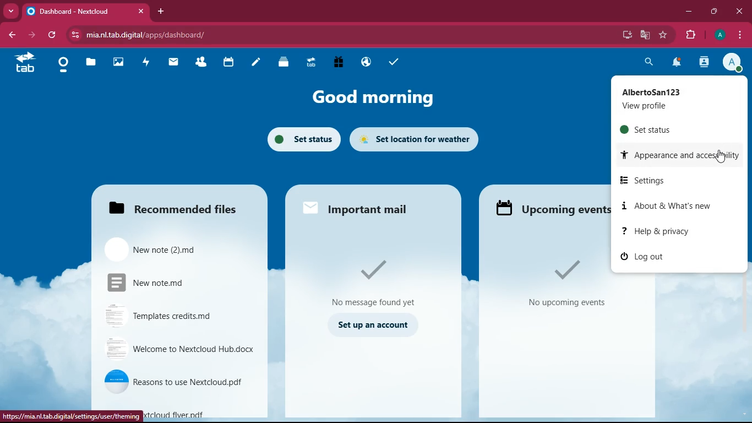 The image size is (752, 423). What do you see at coordinates (380, 97) in the screenshot?
I see `good morning` at bounding box center [380, 97].